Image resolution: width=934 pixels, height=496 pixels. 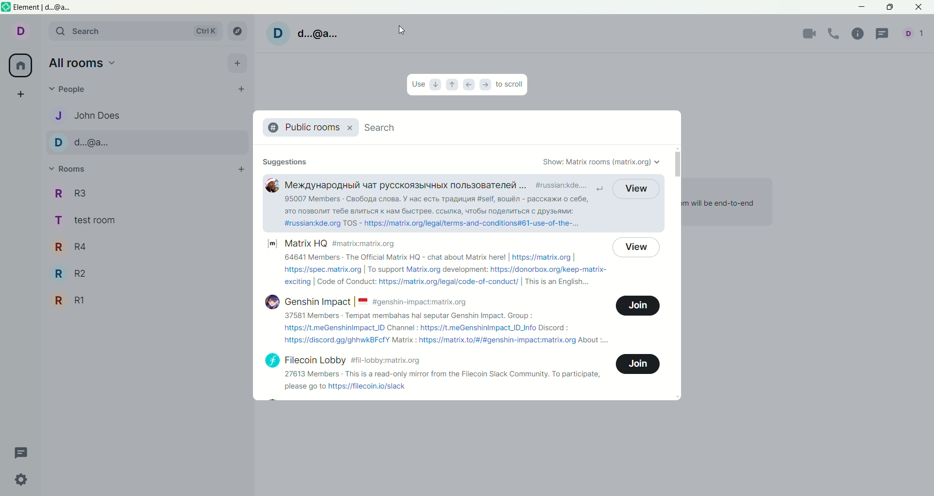 What do you see at coordinates (278, 34) in the screenshot?
I see `Profile picture` at bounding box center [278, 34].